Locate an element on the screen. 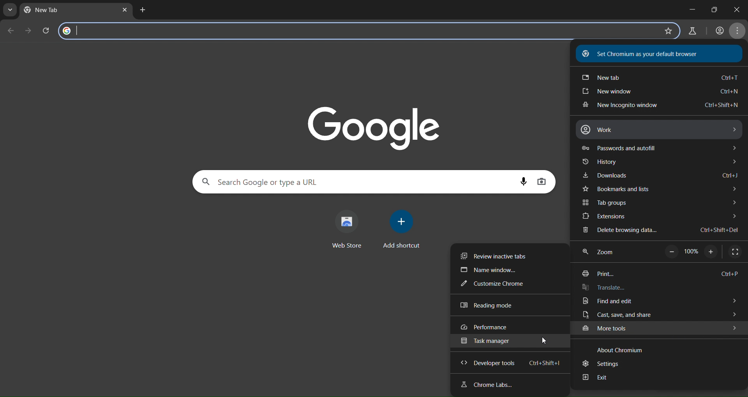 This screenshot has height=397, width=748. bookmarks and lists is located at coordinates (662, 190).